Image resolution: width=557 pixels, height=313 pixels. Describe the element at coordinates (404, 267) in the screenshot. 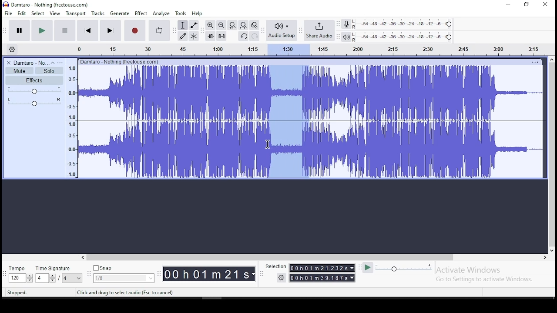

I see `playback speed` at that location.